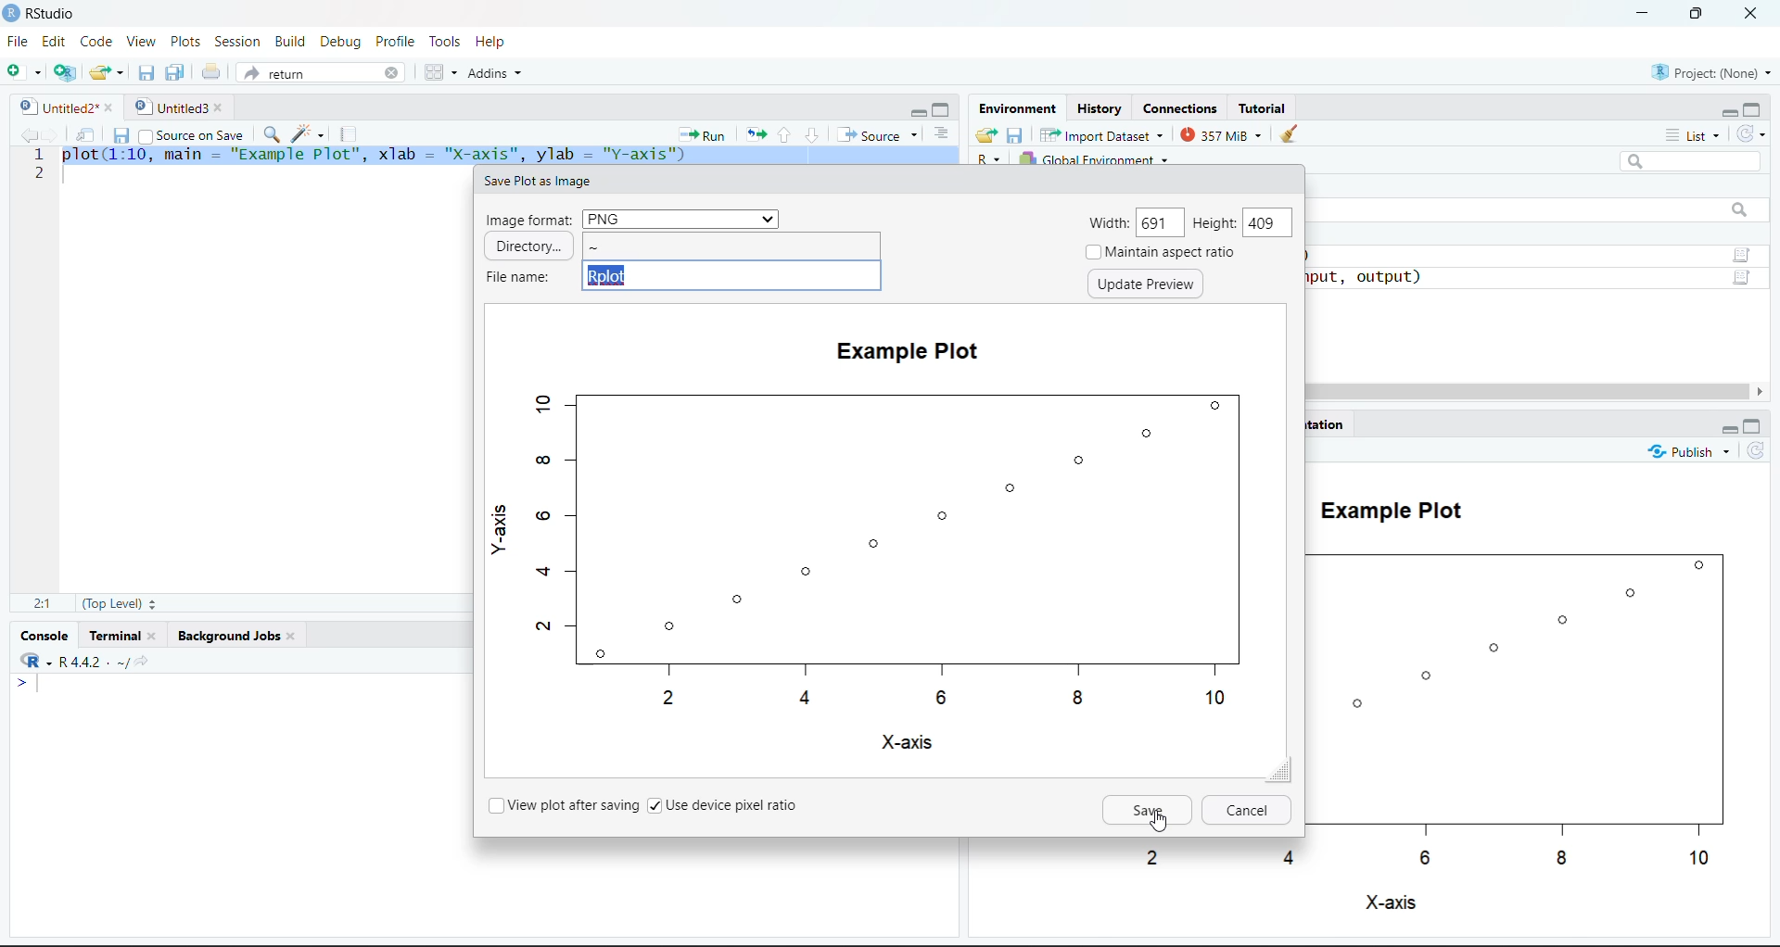  Describe the element at coordinates (178, 104) in the screenshot. I see `Untitled3*` at that location.